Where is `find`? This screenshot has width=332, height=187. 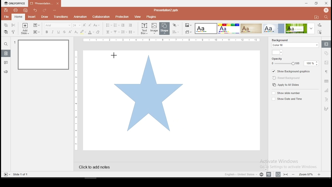 find is located at coordinates (327, 18).